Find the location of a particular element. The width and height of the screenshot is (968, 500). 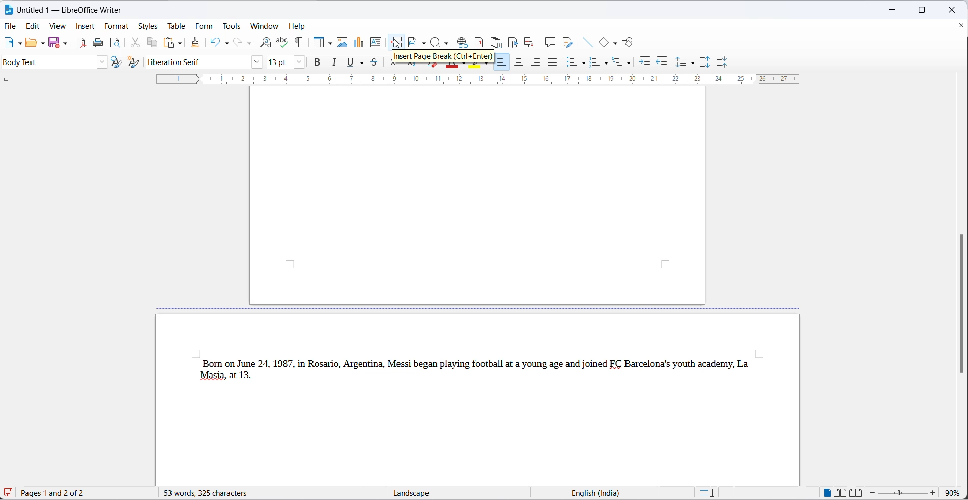

italic is located at coordinates (334, 63).